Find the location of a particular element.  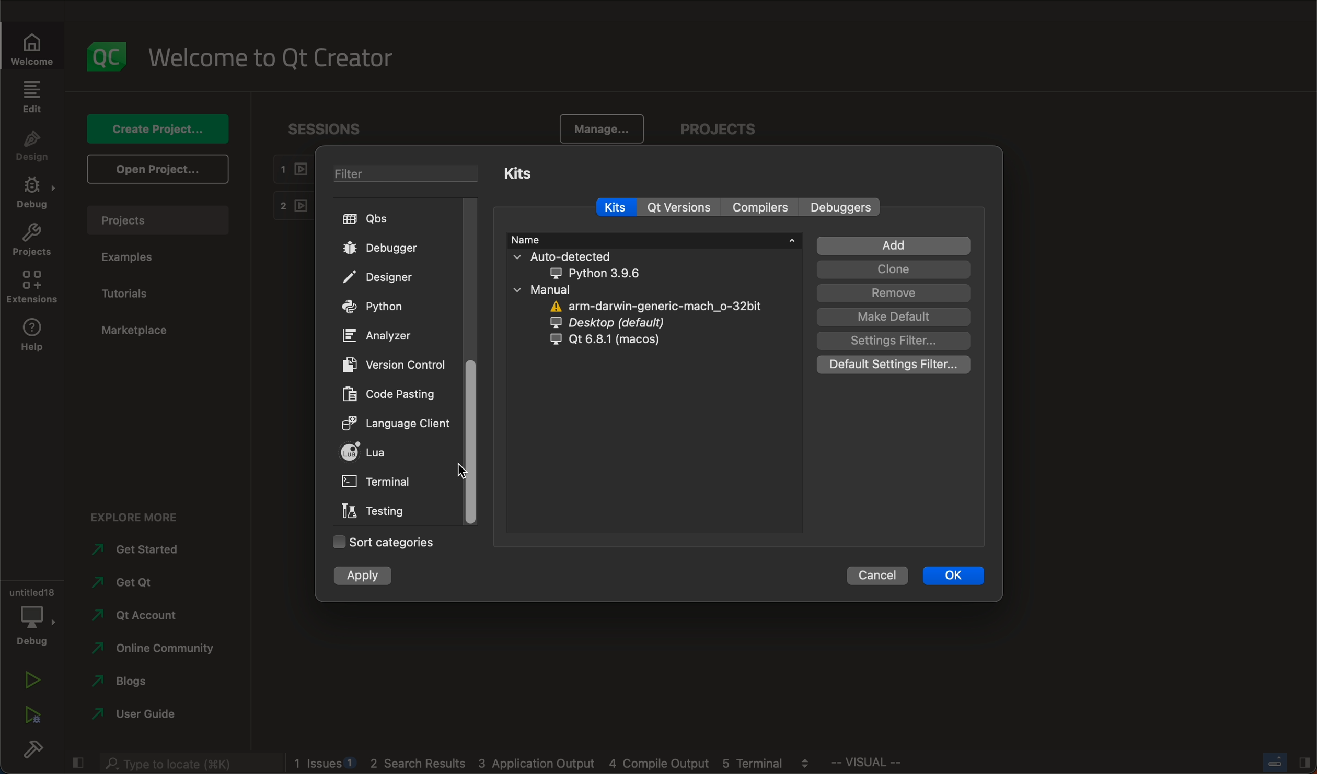

logo is located at coordinates (110, 55).